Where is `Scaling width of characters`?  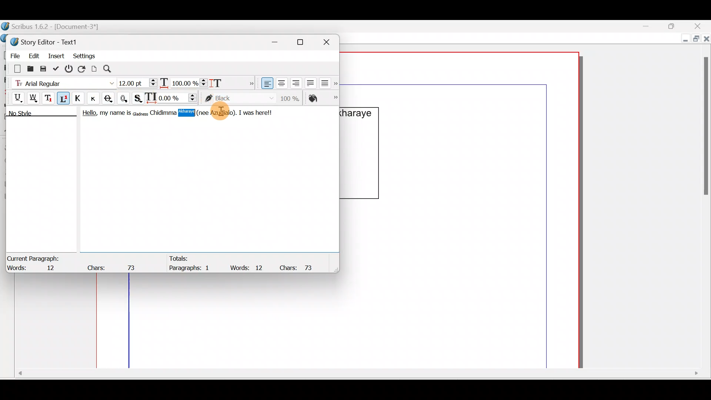
Scaling width of characters is located at coordinates (184, 81).